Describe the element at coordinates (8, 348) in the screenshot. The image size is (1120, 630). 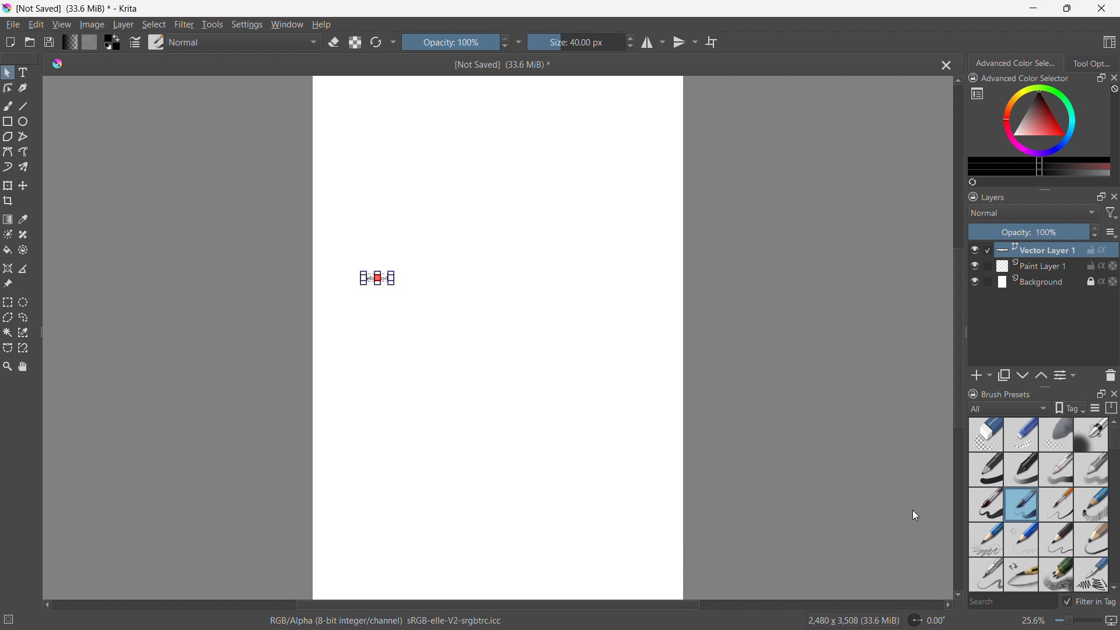
I see `bezier curve selection tool` at that location.